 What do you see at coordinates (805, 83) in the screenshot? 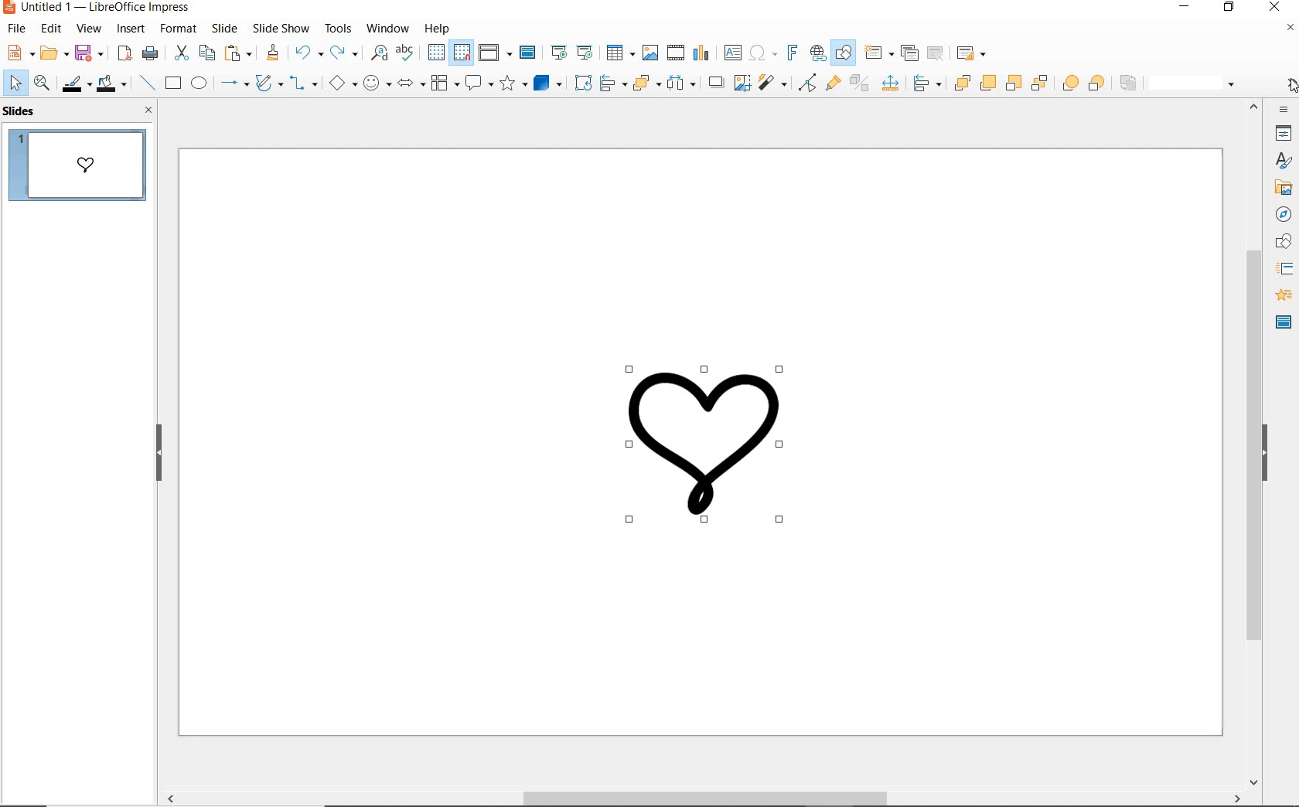
I see `toggle point edit mode` at bounding box center [805, 83].